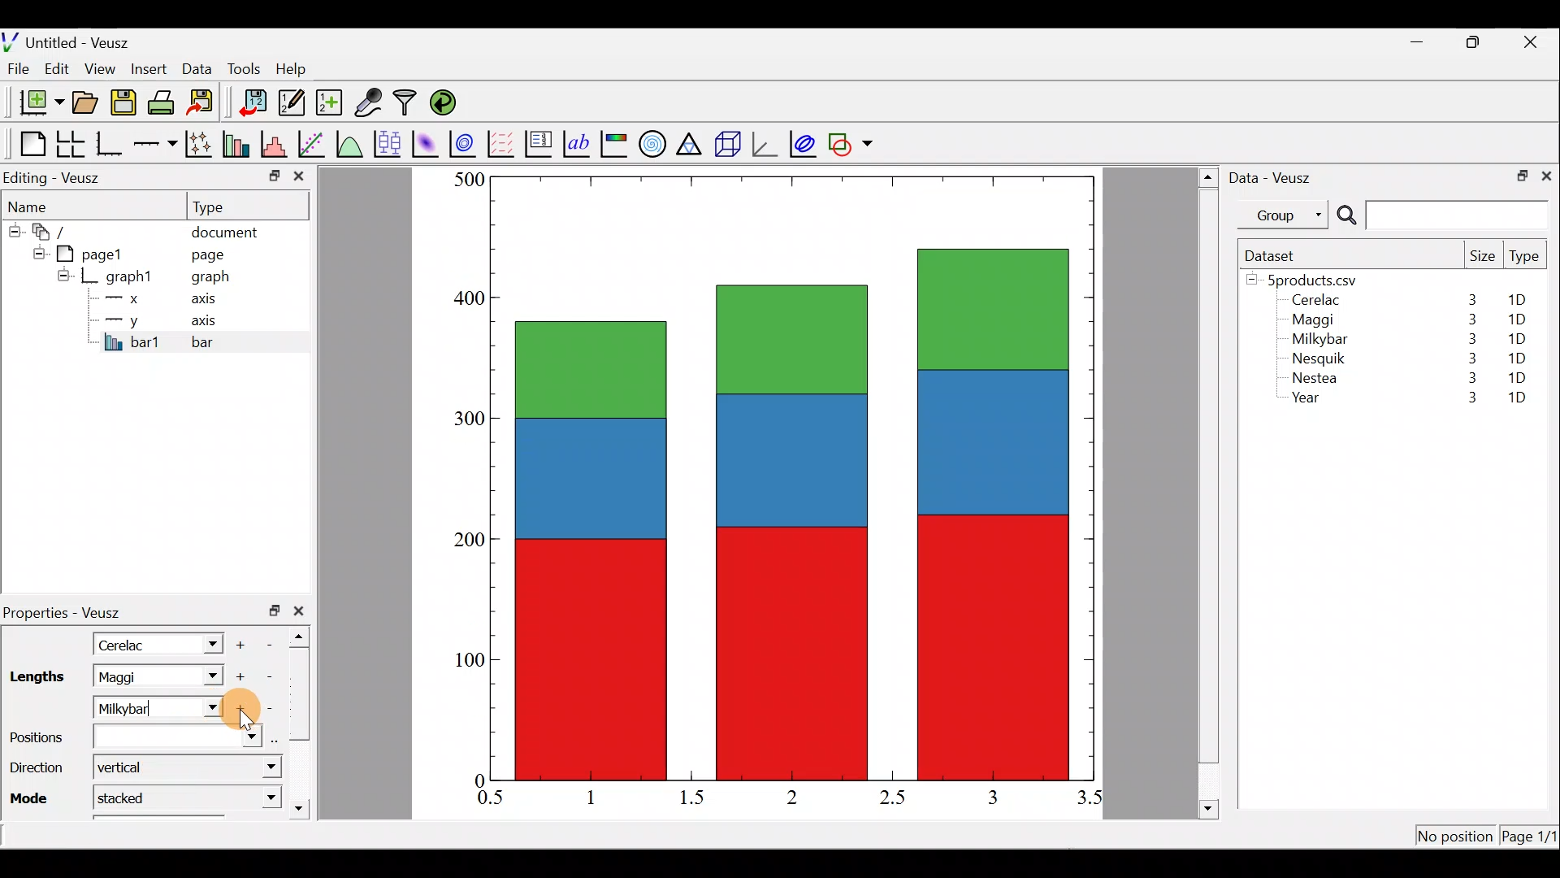  What do you see at coordinates (63, 275) in the screenshot?
I see `hide` at bounding box center [63, 275].